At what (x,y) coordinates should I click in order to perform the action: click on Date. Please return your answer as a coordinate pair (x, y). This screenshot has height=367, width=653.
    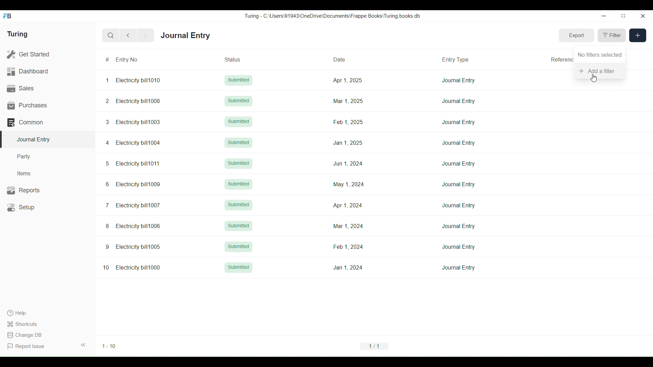
    Looking at the image, I should click on (348, 59).